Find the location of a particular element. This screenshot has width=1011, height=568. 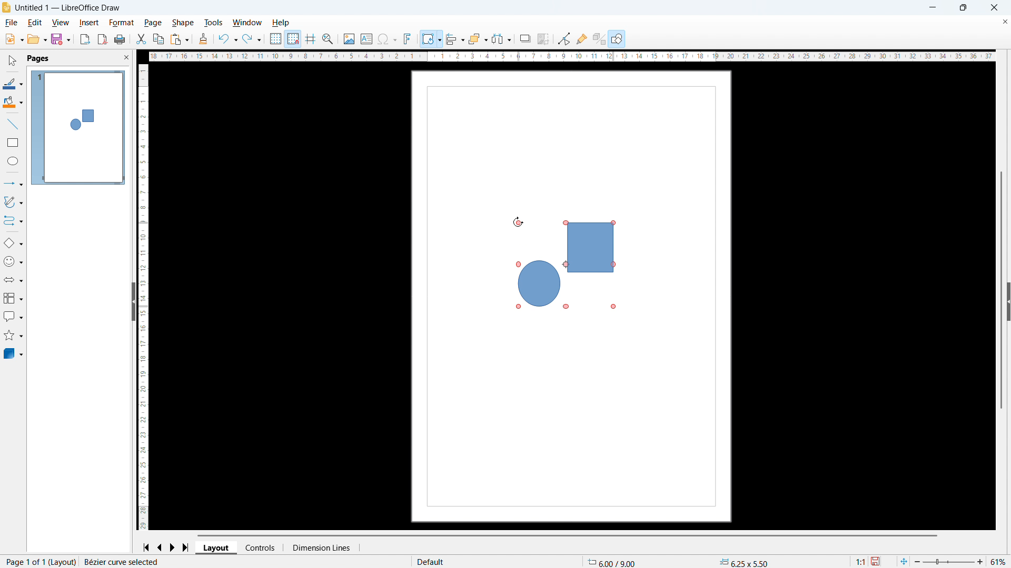

Window  is located at coordinates (246, 23).